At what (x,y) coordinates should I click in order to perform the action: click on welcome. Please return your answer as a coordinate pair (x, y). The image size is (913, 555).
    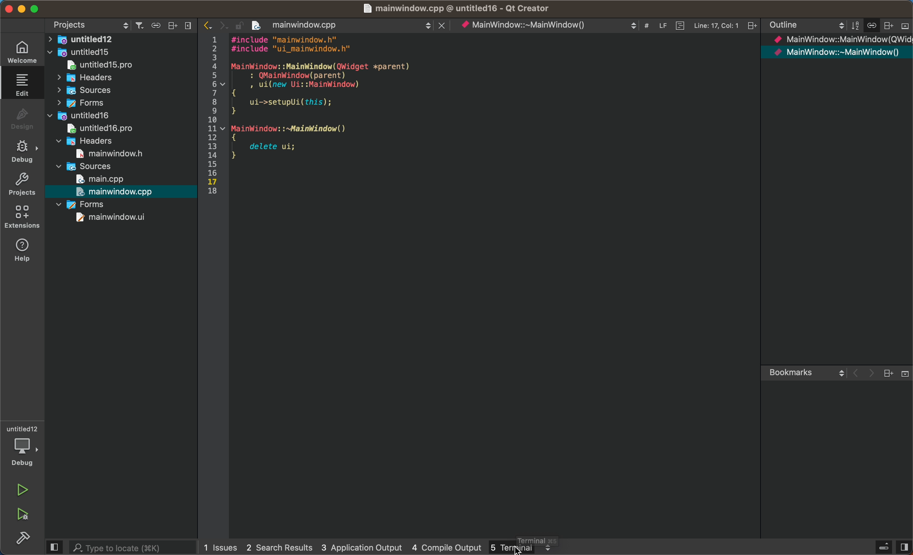
    Looking at the image, I should click on (24, 52).